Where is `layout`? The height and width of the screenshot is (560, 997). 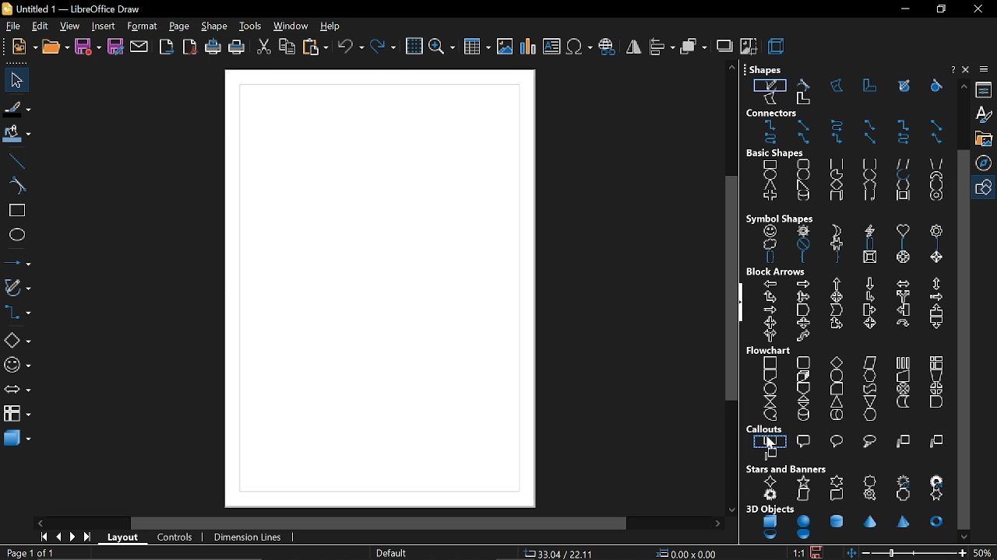 layout is located at coordinates (122, 537).